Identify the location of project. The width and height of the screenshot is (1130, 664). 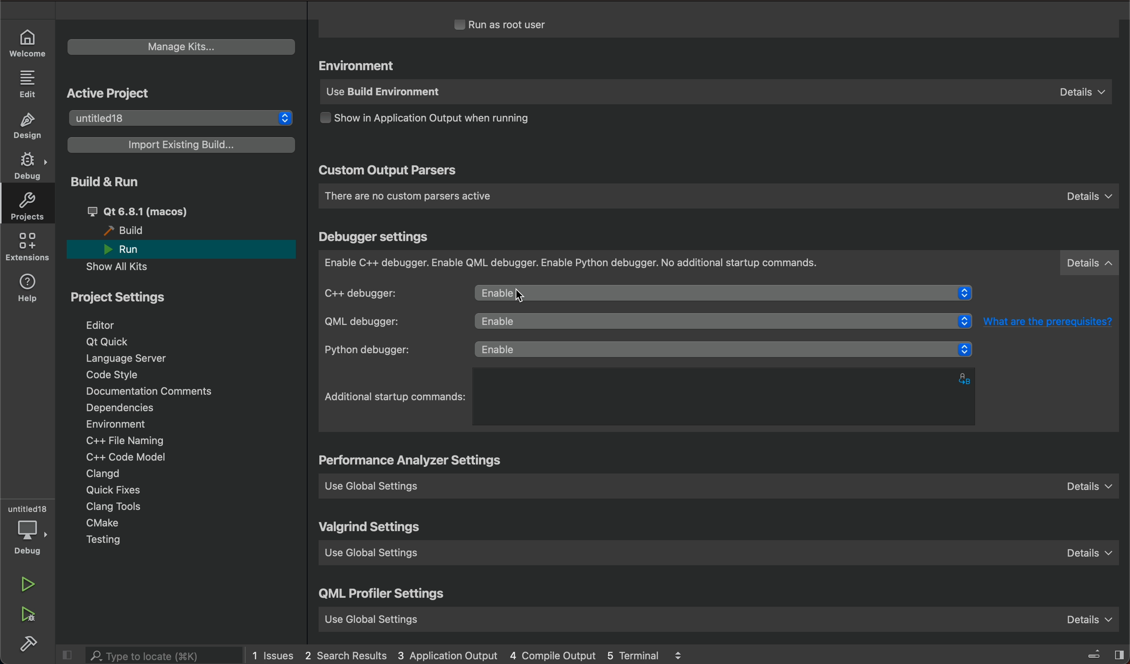
(124, 300).